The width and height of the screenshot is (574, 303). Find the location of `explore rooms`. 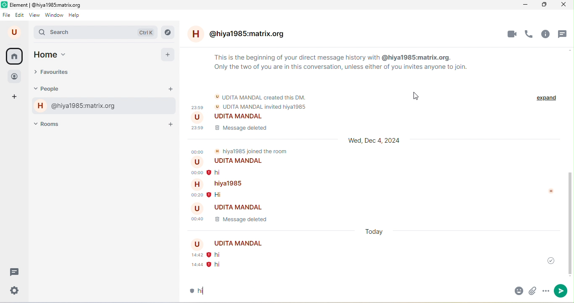

explore rooms is located at coordinates (168, 32).